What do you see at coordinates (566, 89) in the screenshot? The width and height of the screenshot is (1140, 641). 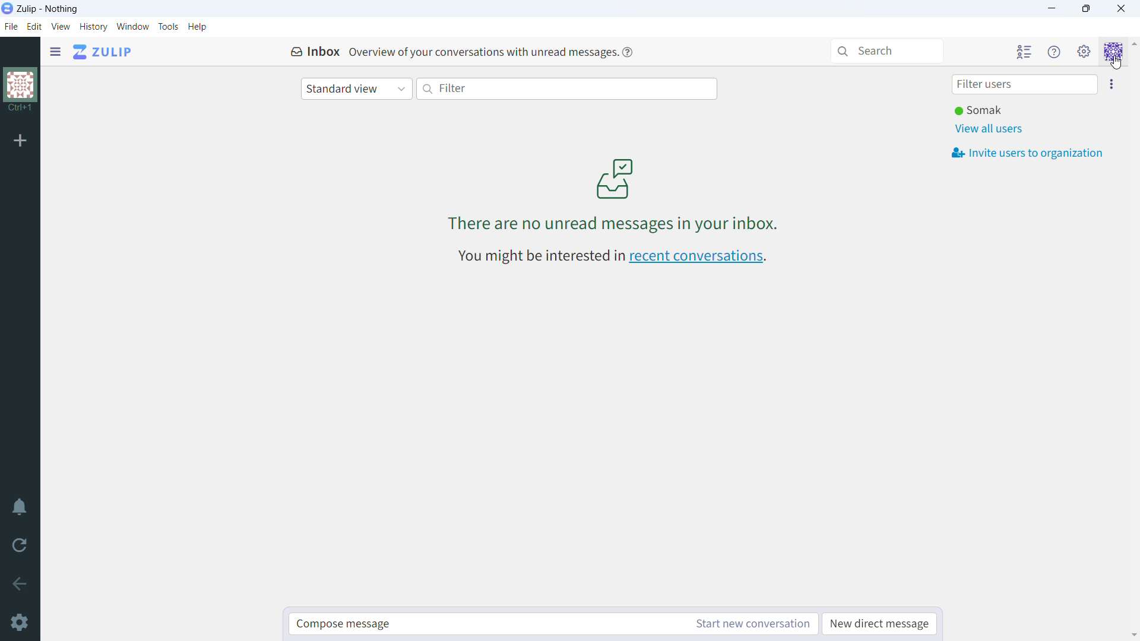 I see `filter` at bounding box center [566, 89].